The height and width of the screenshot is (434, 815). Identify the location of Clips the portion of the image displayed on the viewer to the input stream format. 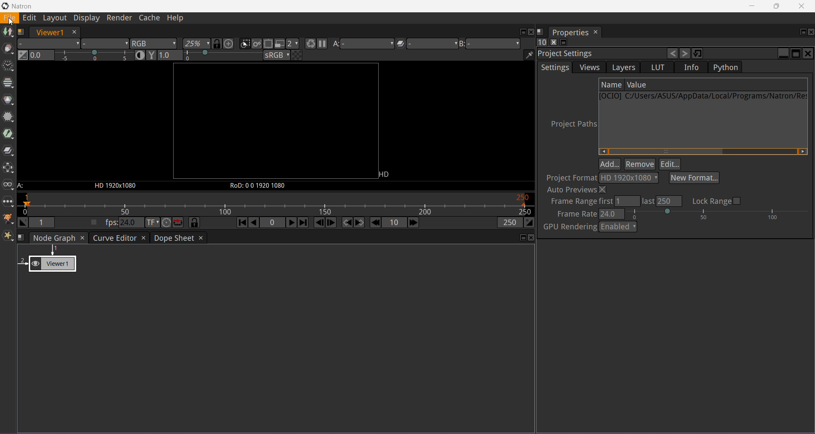
(245, 44).